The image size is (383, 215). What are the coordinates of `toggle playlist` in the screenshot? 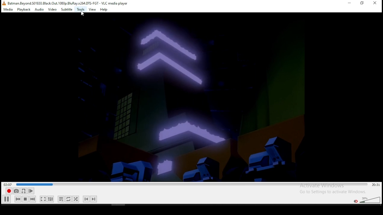 It's located at (61, 199).